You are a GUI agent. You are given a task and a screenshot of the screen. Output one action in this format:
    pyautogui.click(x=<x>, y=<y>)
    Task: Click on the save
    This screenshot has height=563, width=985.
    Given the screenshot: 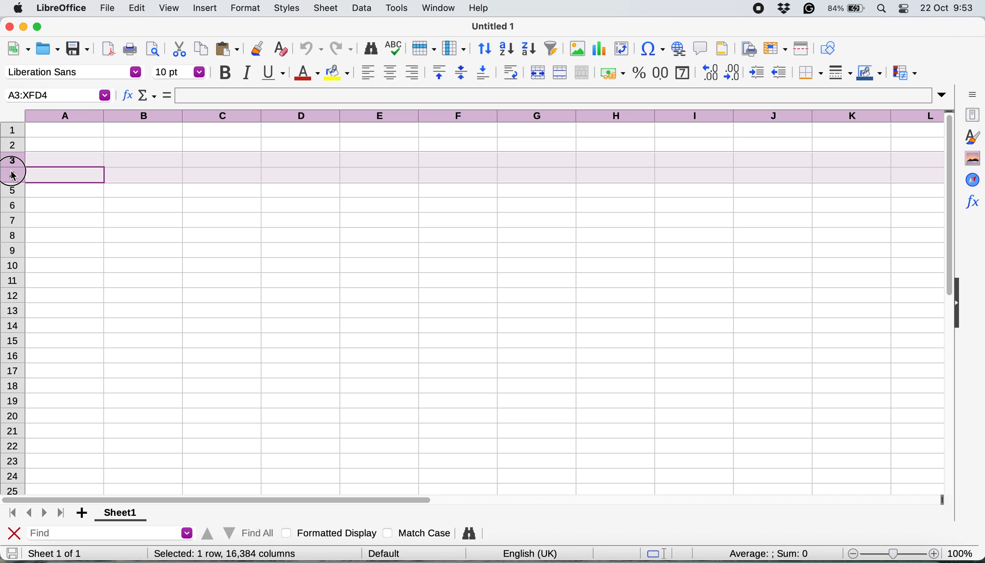 What is the action you would take?
    pyautogui.click(x=12, y=553)
    